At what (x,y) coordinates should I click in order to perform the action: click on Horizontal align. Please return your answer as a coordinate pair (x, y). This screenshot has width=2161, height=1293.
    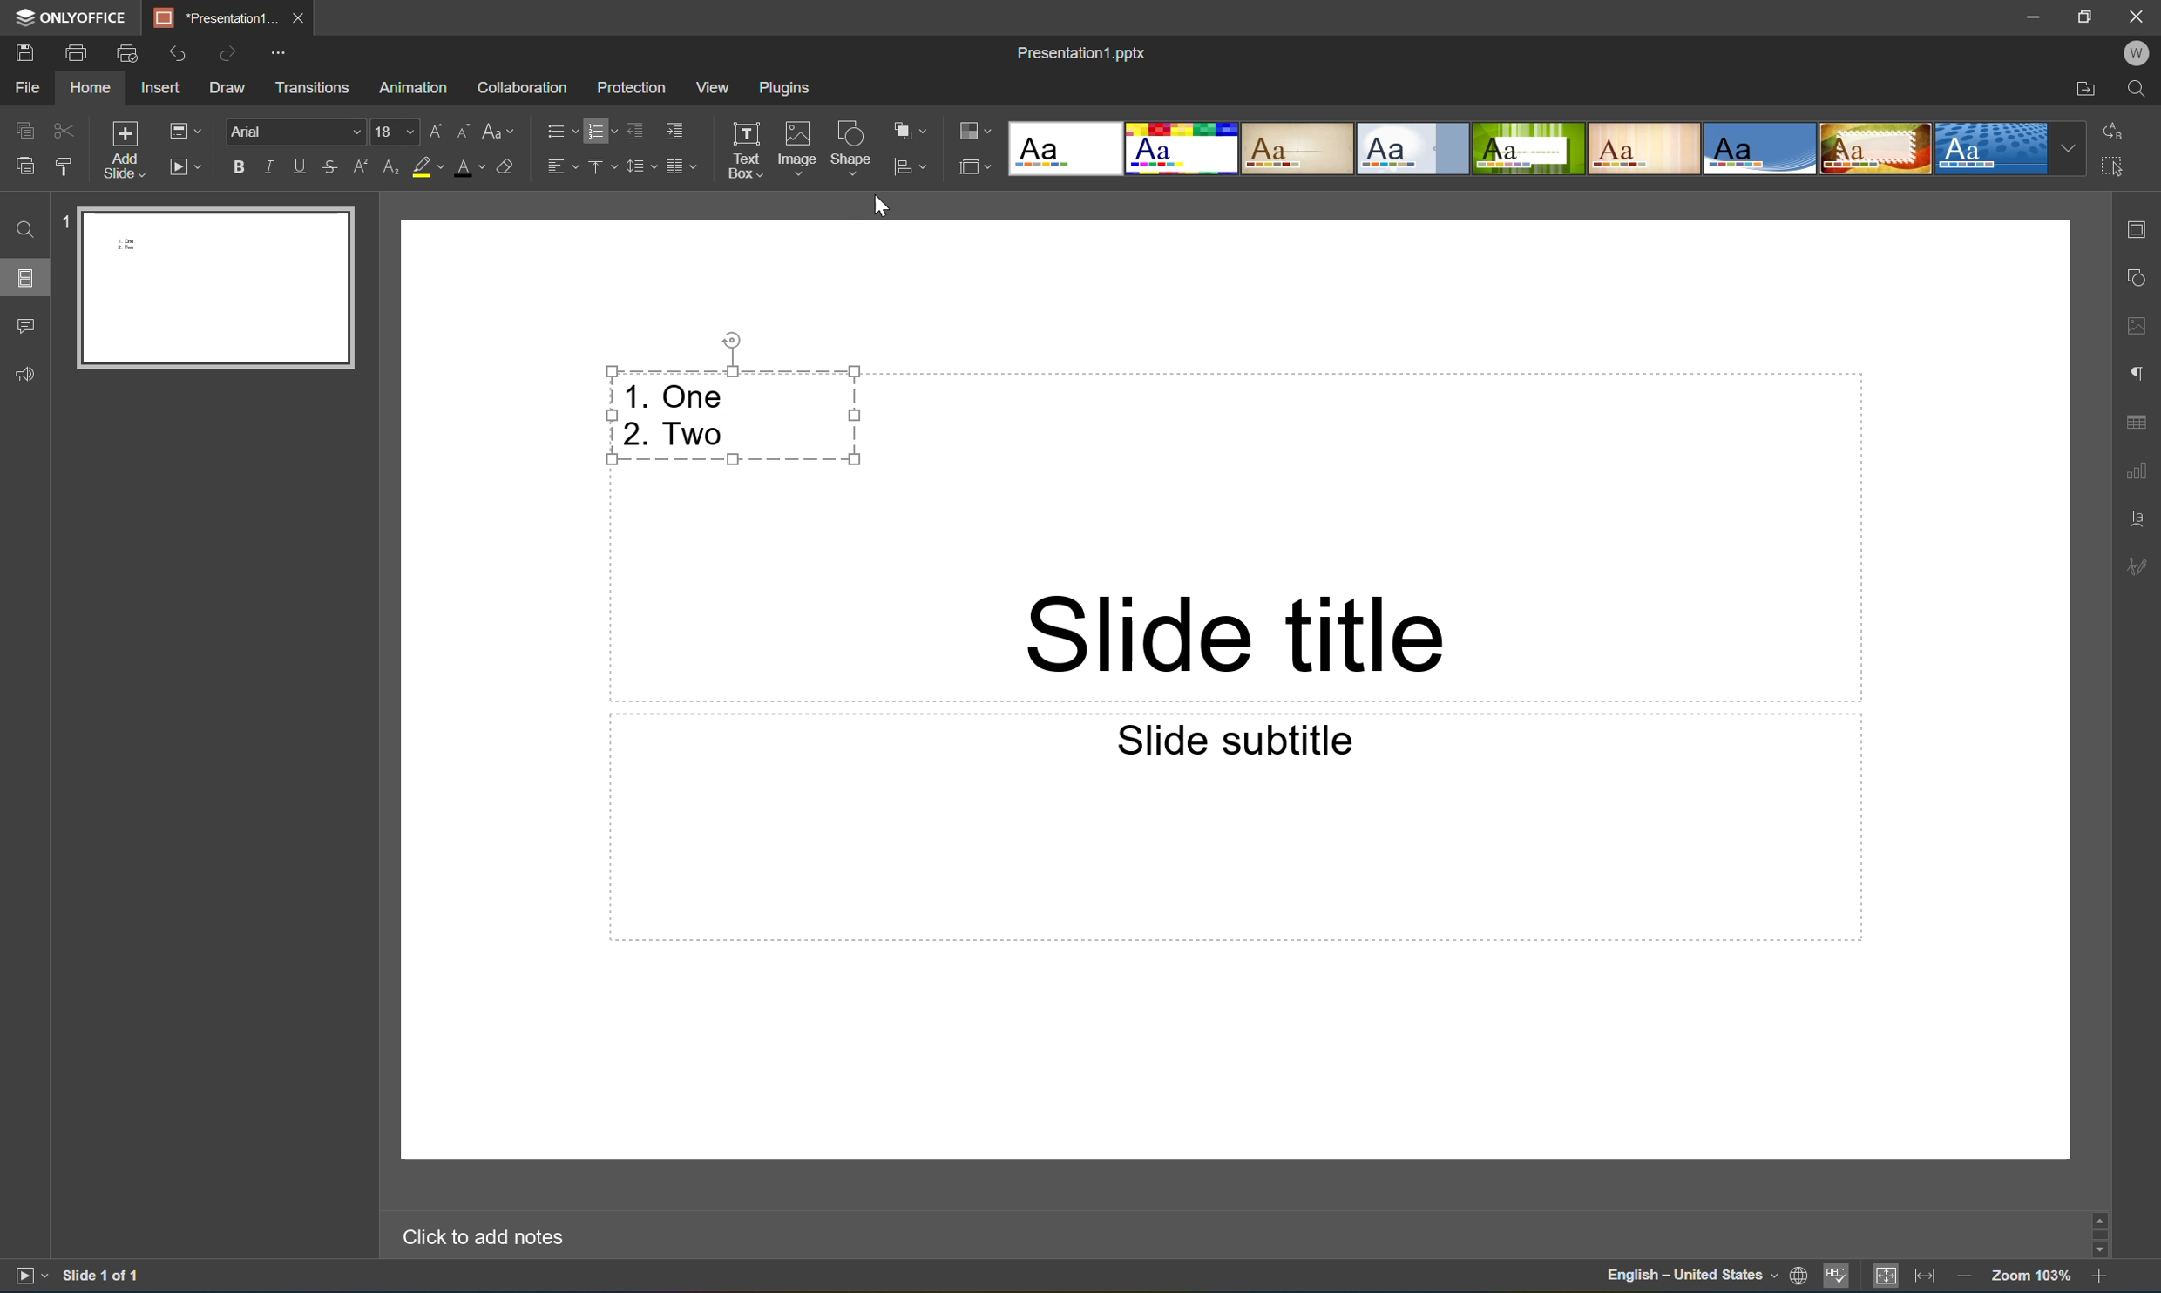
    Looking at the image, I should click on (559, 165).